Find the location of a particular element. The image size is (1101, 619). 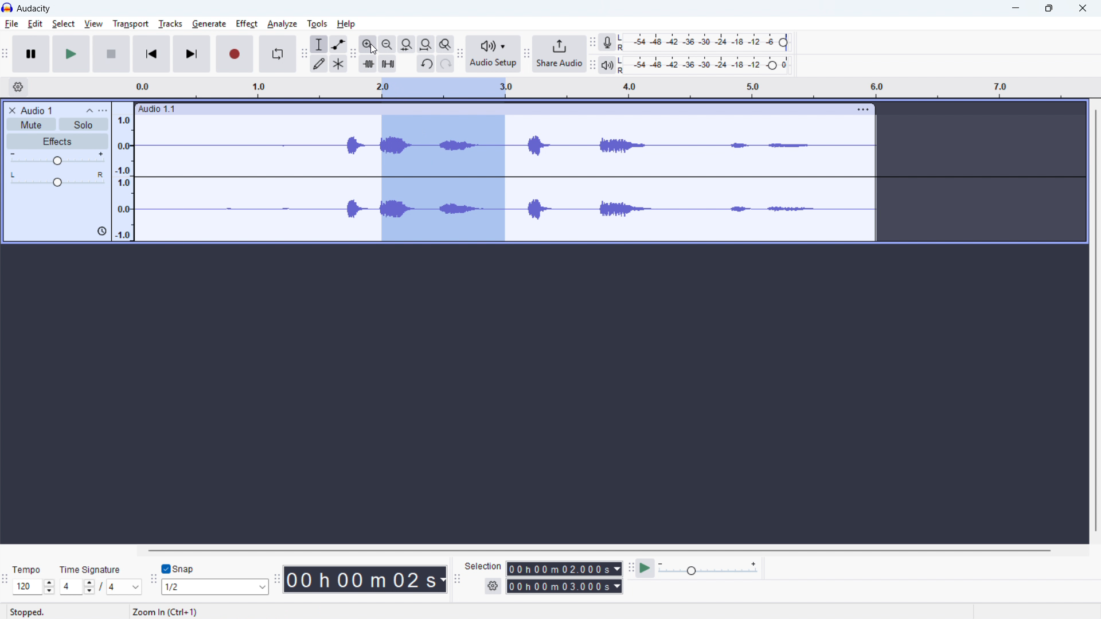

Fit project to width is located at coordinates (425, 44).